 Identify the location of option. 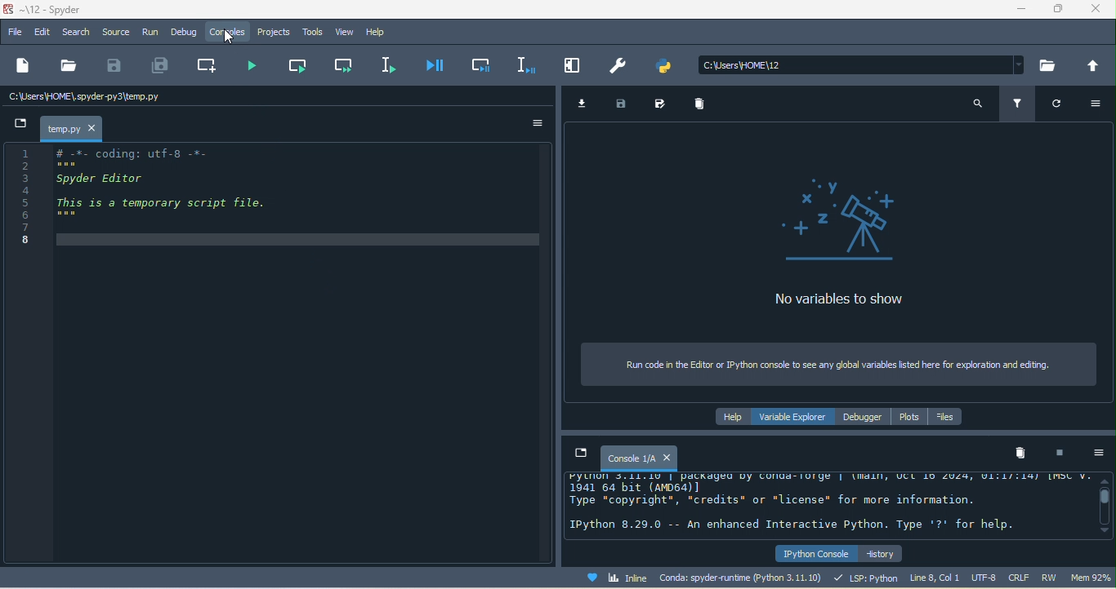
(1100, 454).